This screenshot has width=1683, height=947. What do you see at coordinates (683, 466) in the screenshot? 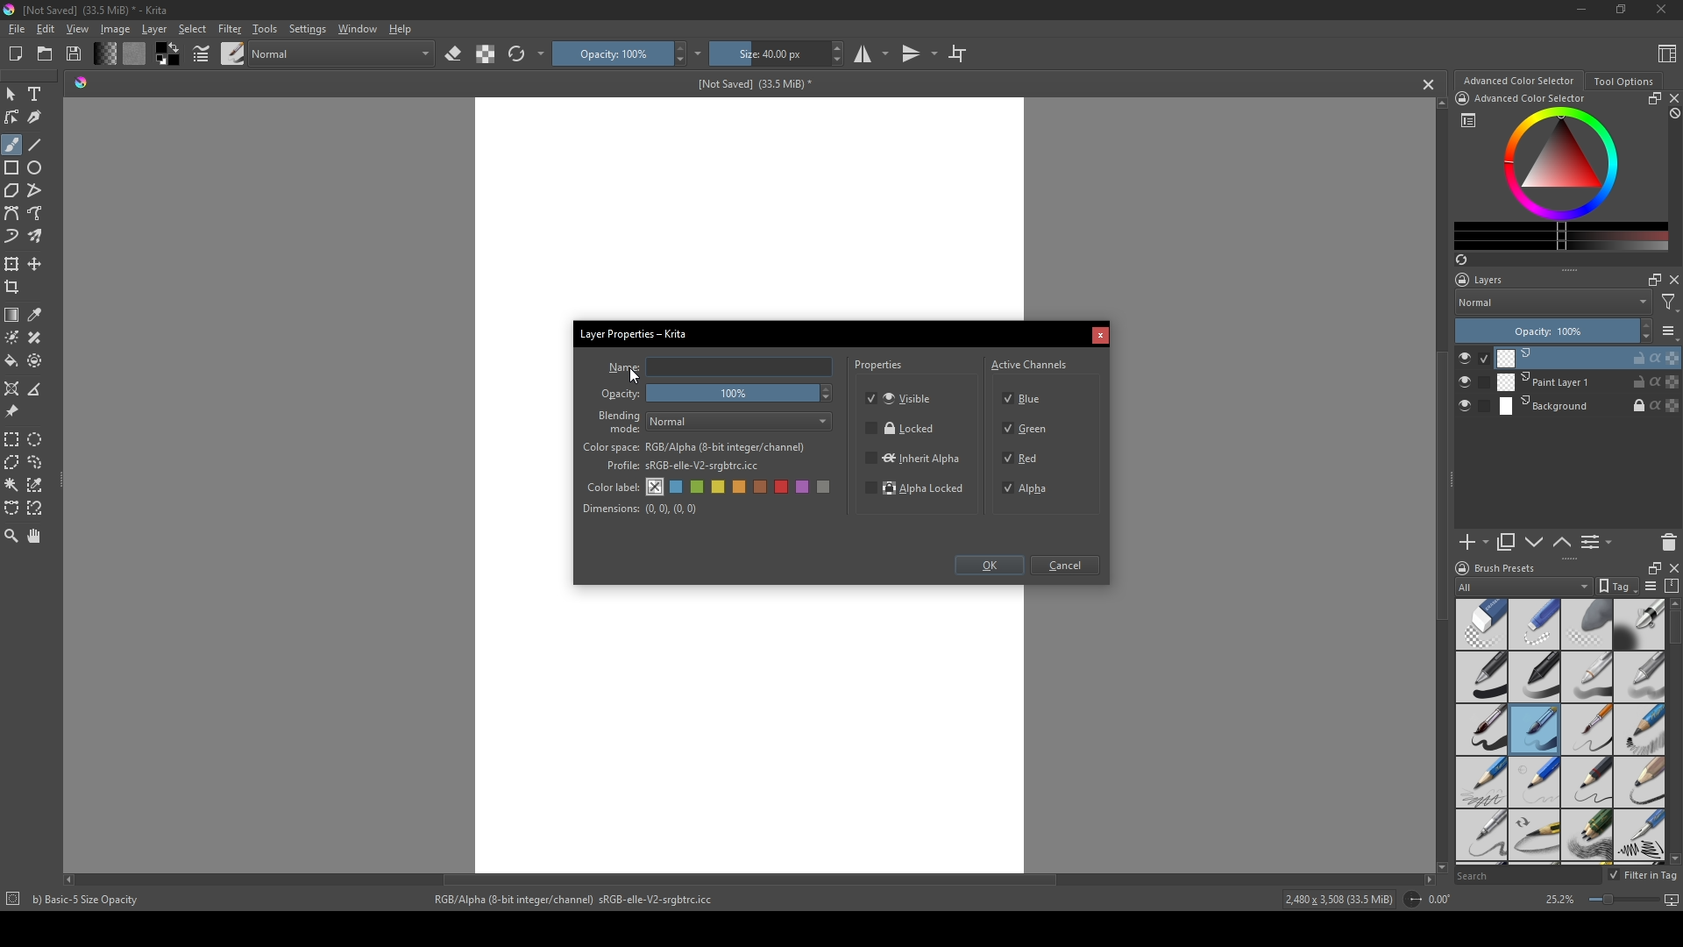
I see `Profile: sRGB-elle-V2-srgbtrc.icc` at bounding box center [683, 466].